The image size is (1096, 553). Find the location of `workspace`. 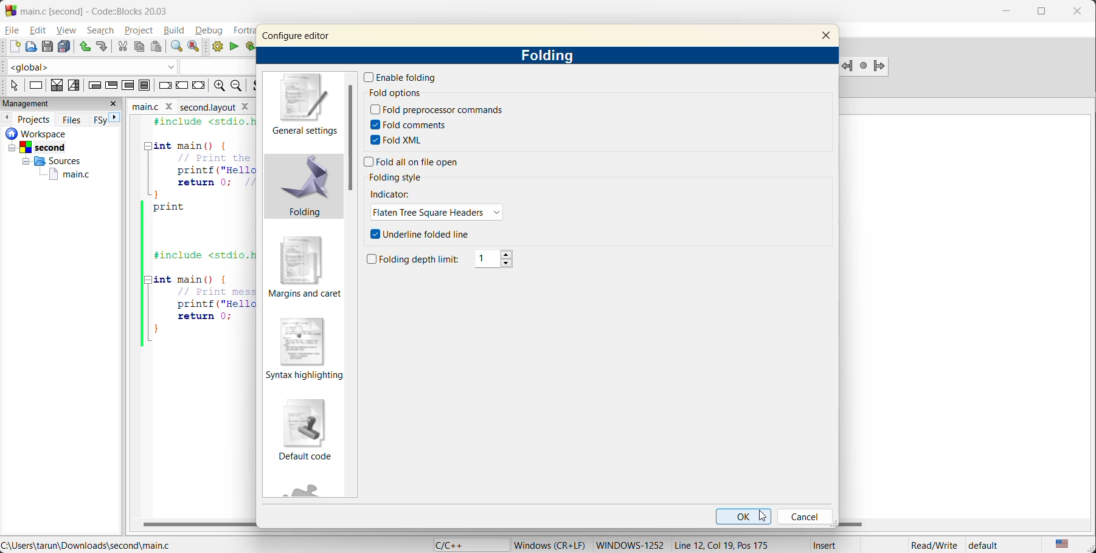

workspace is located at coordinates (33, 134).